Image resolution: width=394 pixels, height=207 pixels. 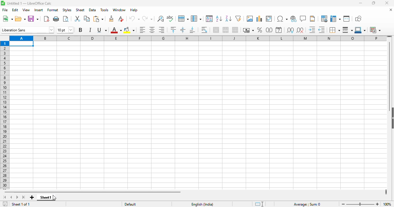 What do you see at coordinates (24, 198) in the screenshot?
I see `scroll to last sheet` at bounding box center [24, 198].